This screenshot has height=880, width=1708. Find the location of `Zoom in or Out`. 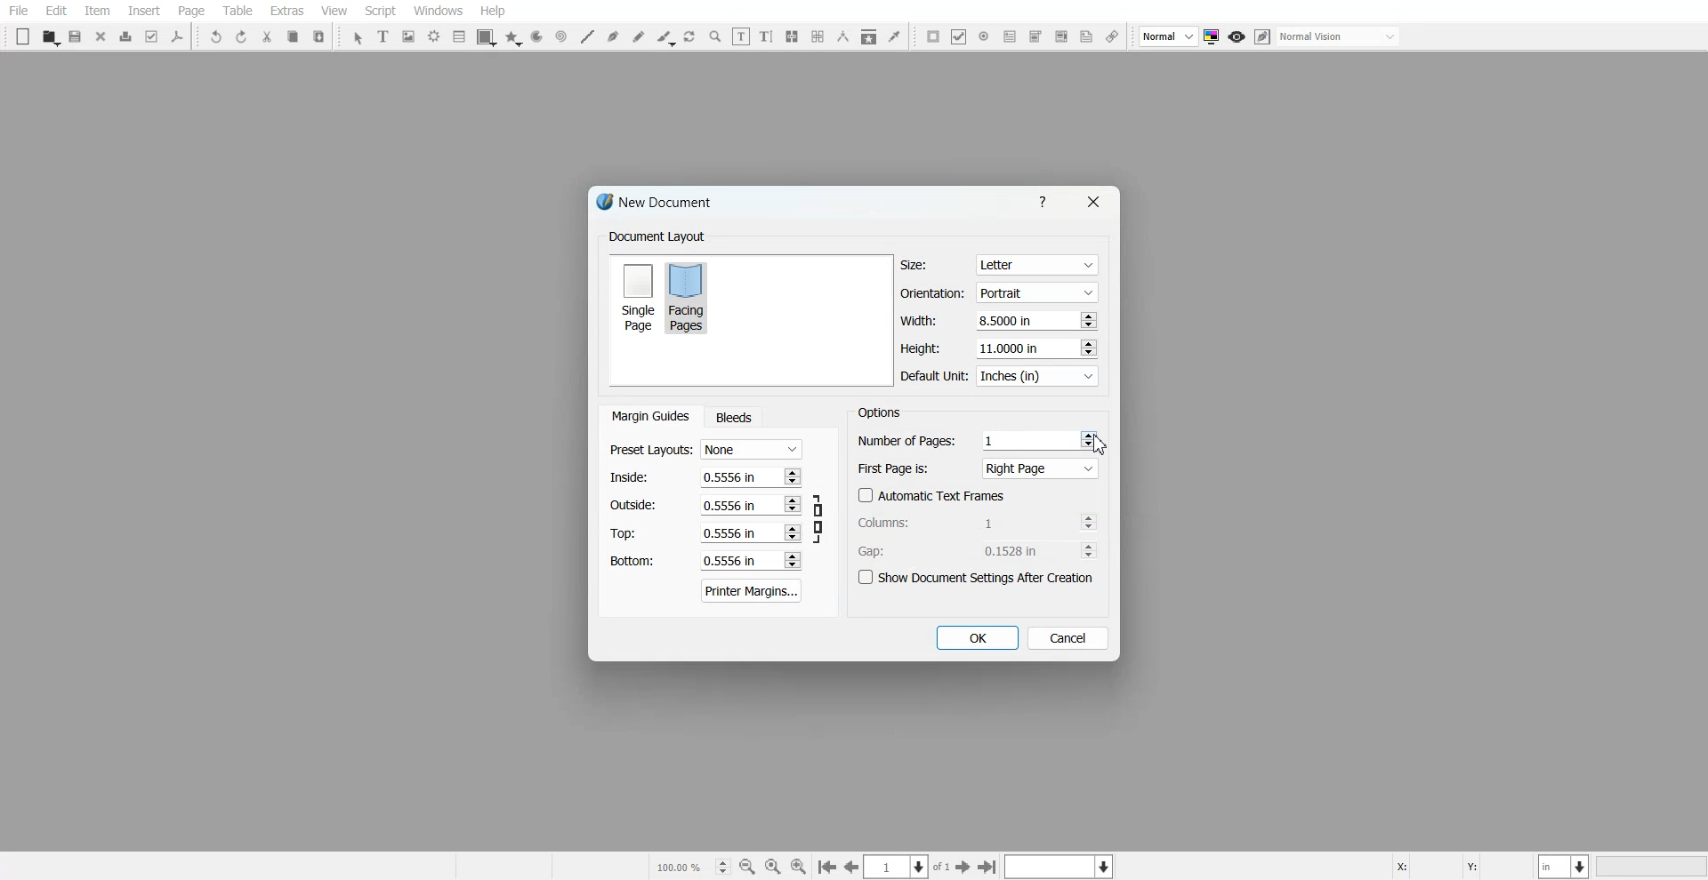

Zoom in or Out is located at coordinates (715, 36).